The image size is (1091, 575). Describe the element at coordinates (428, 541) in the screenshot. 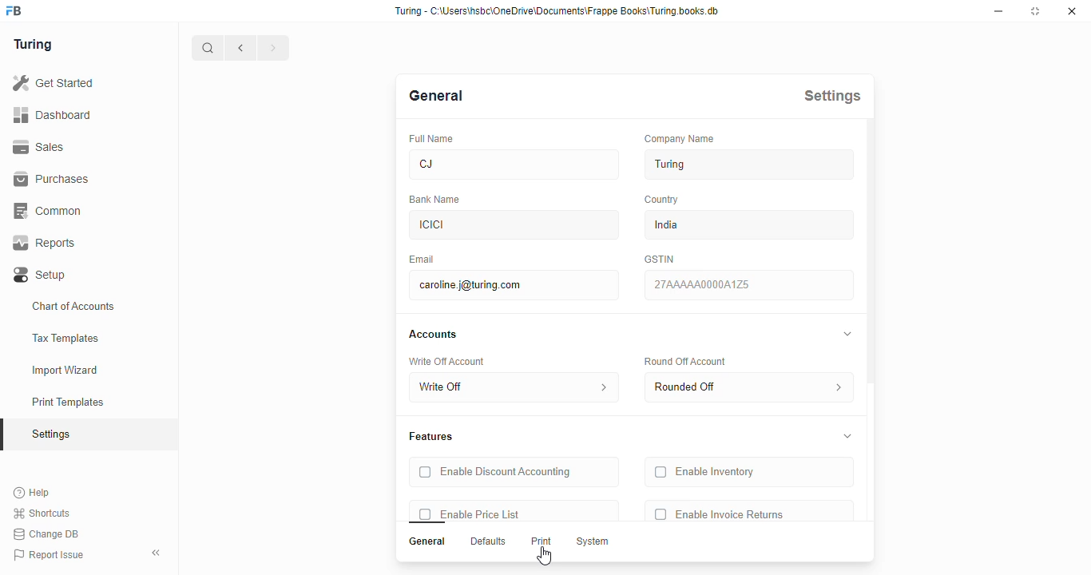

I see `General` at that location.